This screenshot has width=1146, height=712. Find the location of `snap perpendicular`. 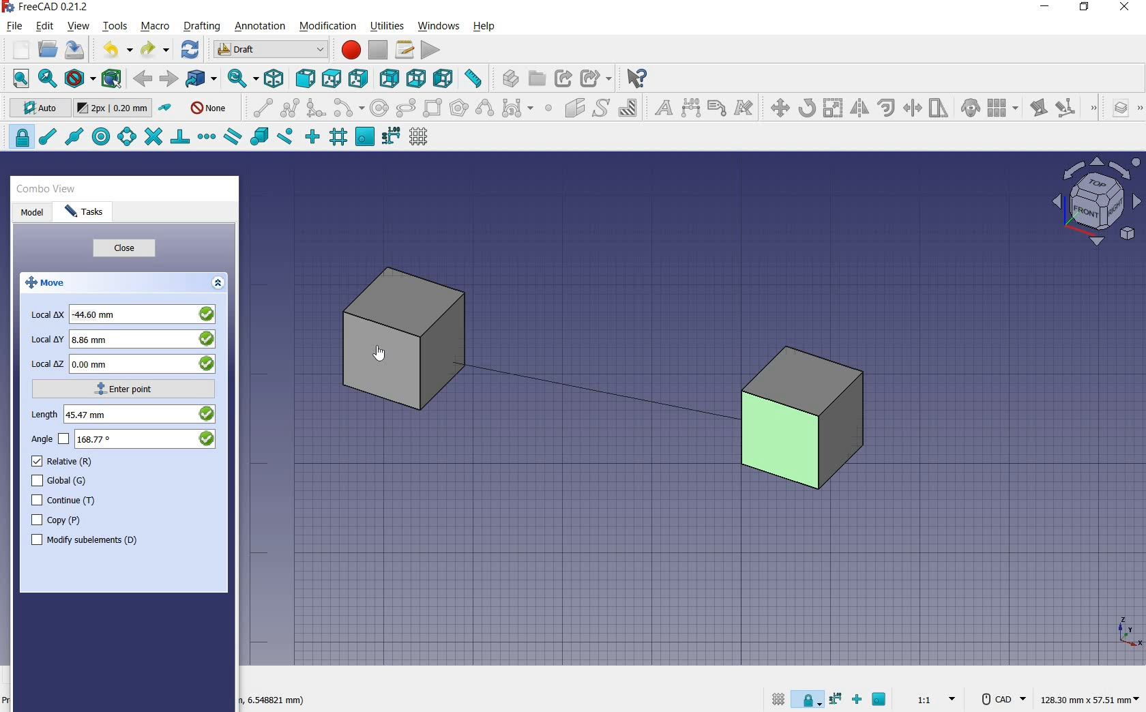

snap perpendicular is located at coordinates (181, 137).